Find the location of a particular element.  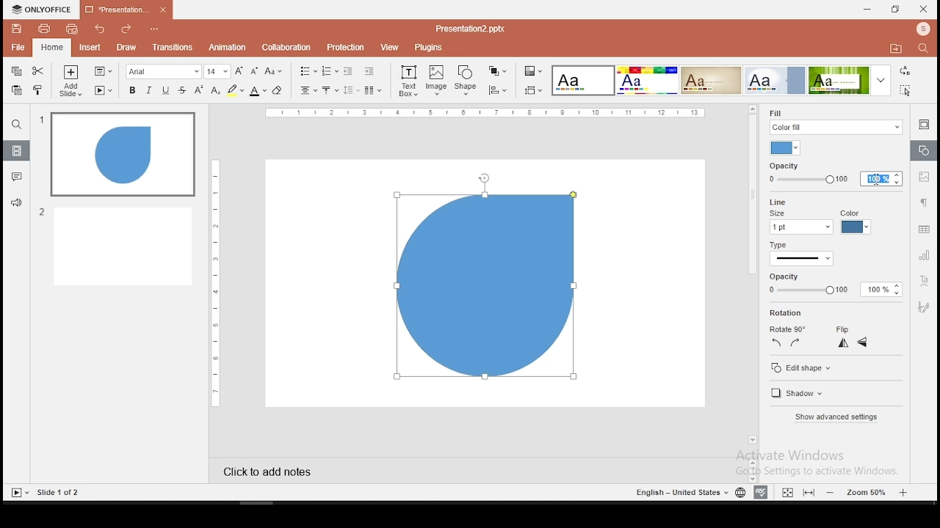

spell check is located at coordinates (761, 493).